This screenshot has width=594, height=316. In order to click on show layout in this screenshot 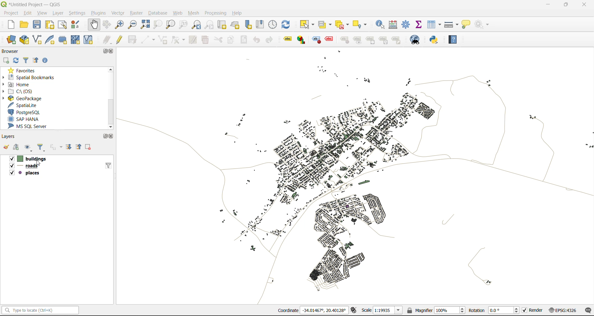, I will do `click(63, 25)`.